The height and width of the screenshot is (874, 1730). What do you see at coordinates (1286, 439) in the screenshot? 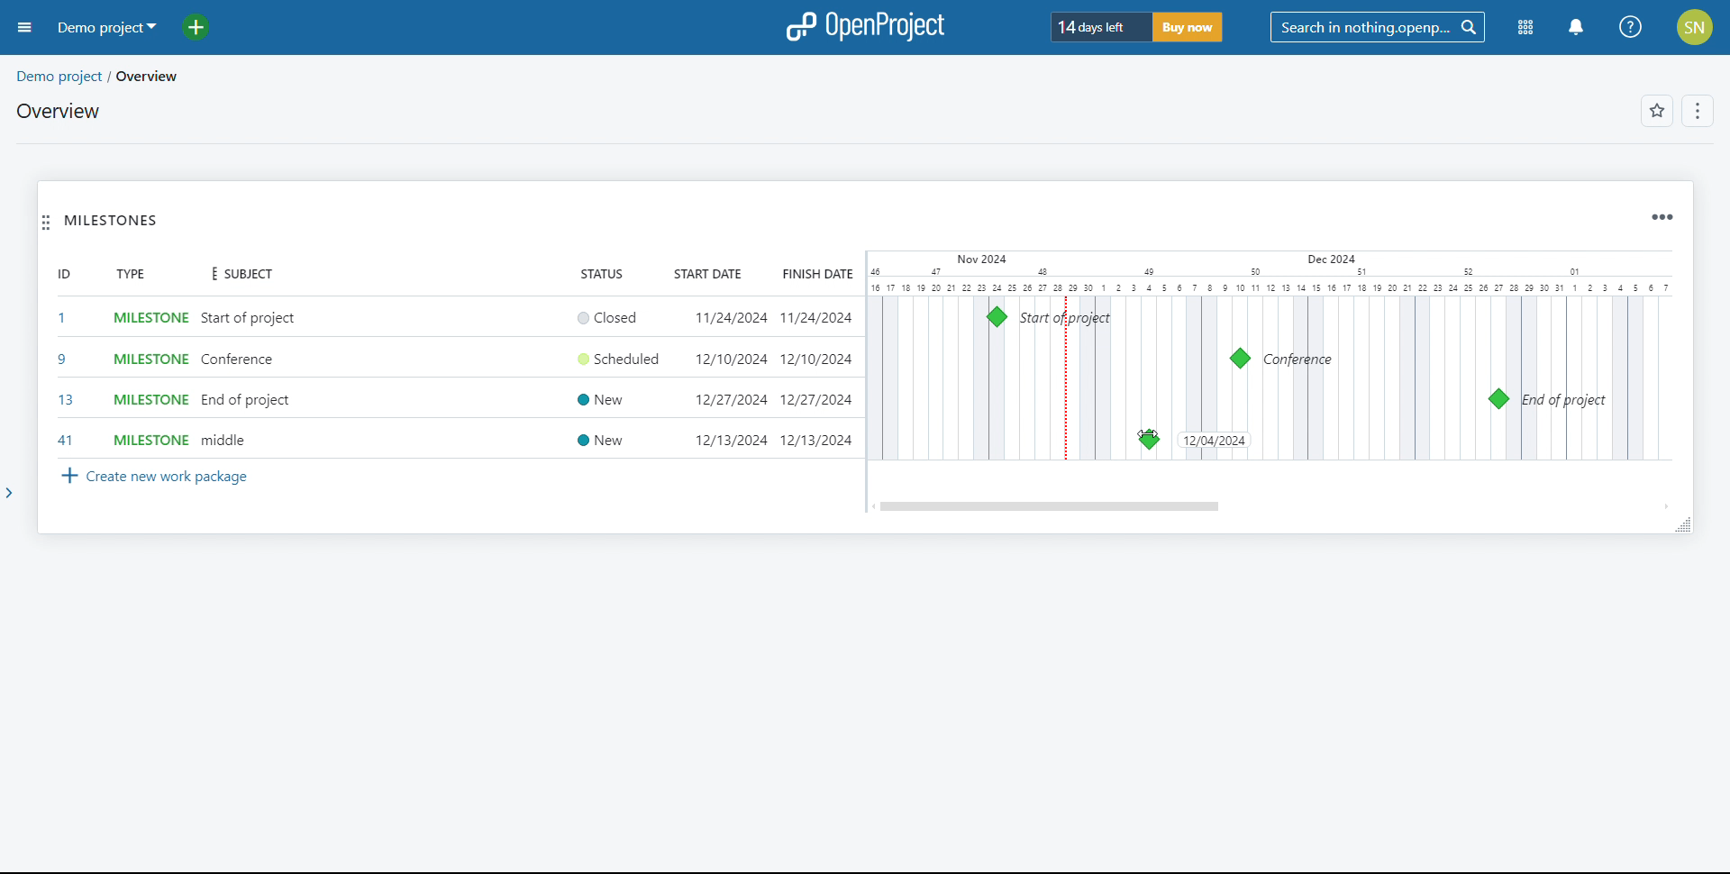
I see `milestone 41` at bounding box center [1286, 439].